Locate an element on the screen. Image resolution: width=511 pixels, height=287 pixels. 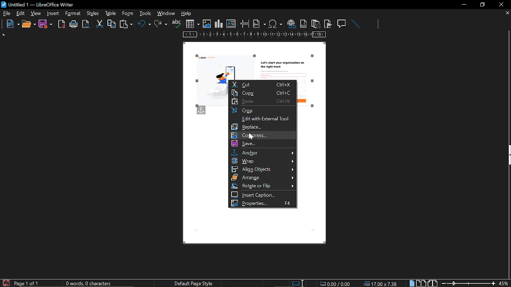
table is located at coordinates (127, 13).